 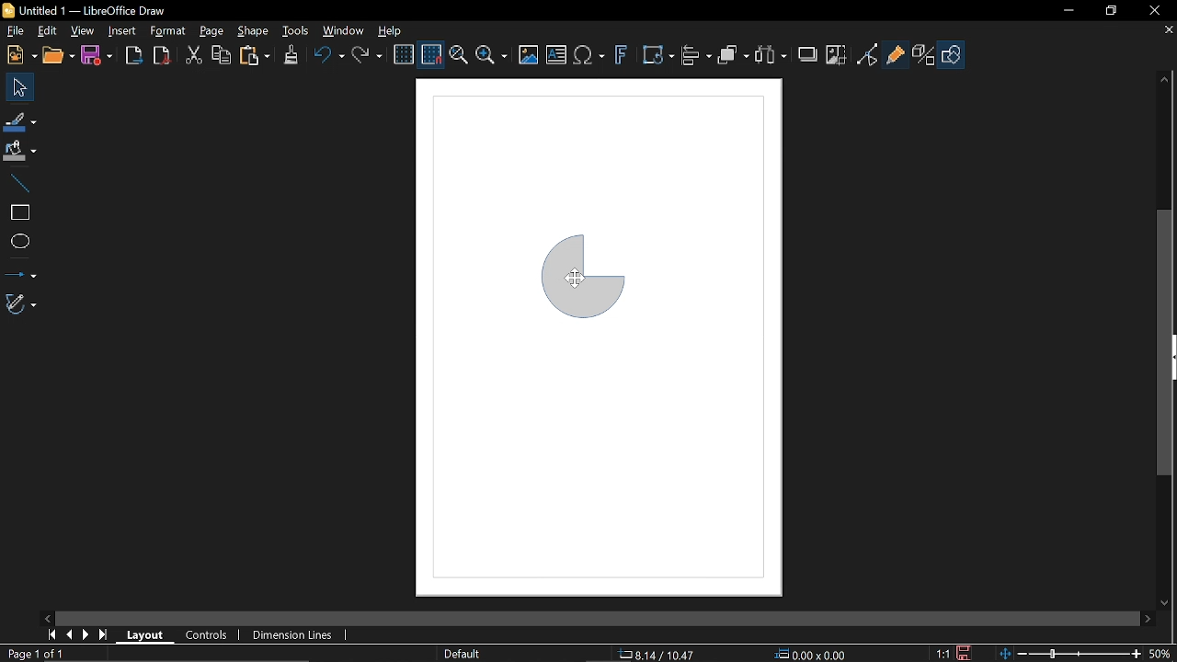 I want to click on Move right, so click(x=1149, y=618).